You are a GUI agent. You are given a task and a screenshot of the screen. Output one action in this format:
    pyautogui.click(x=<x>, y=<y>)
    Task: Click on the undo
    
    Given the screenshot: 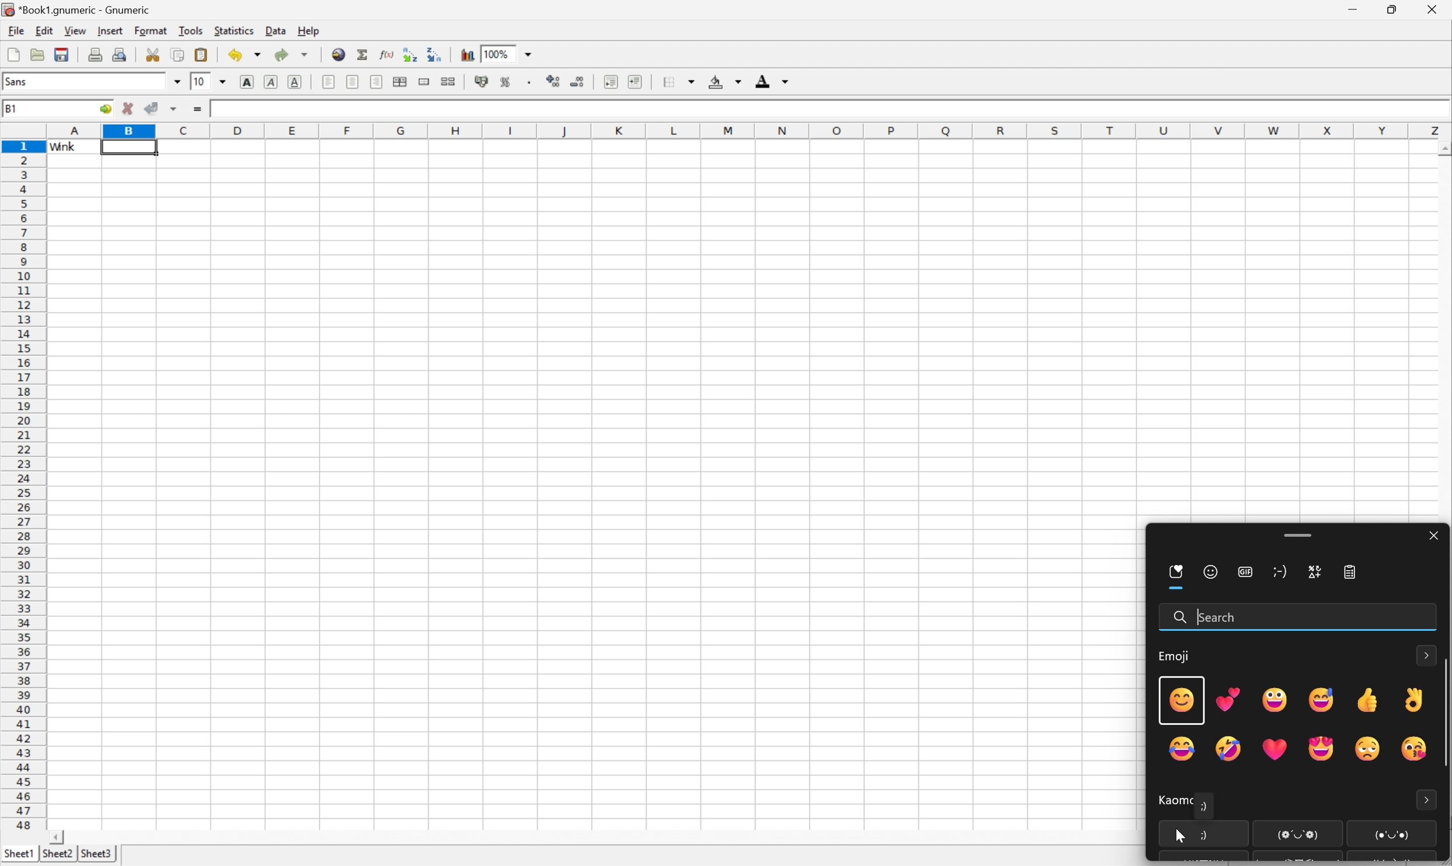 What is the action you would take?
    pyautogui.click(x=243, y=55)
    